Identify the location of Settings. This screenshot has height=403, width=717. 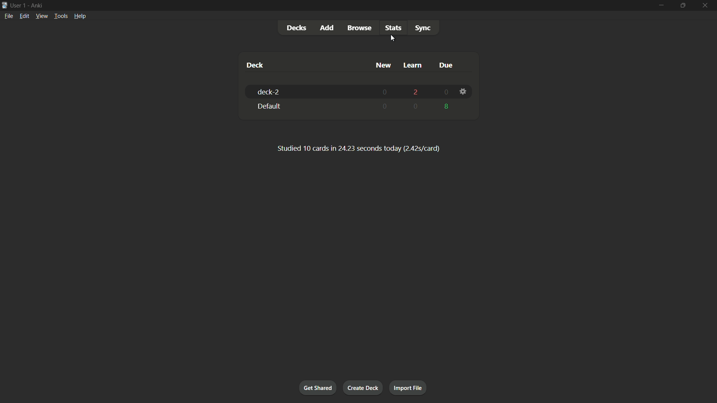
(464, 90).